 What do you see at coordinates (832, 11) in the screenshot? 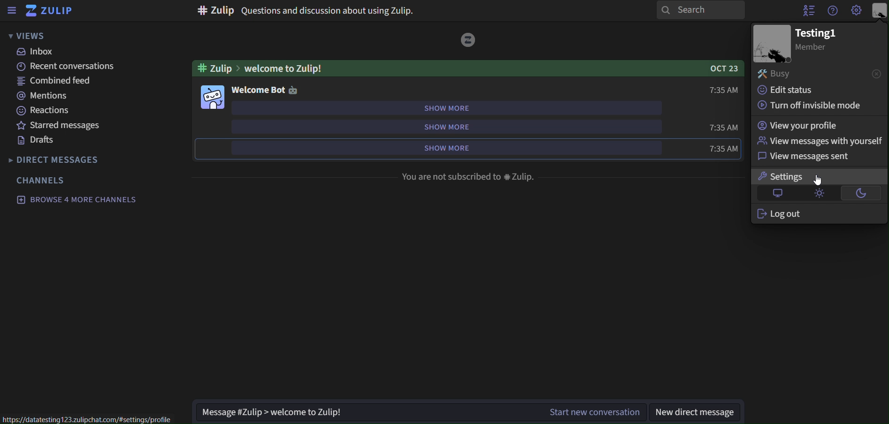
I see `get help` at bounding box center [832, 11].